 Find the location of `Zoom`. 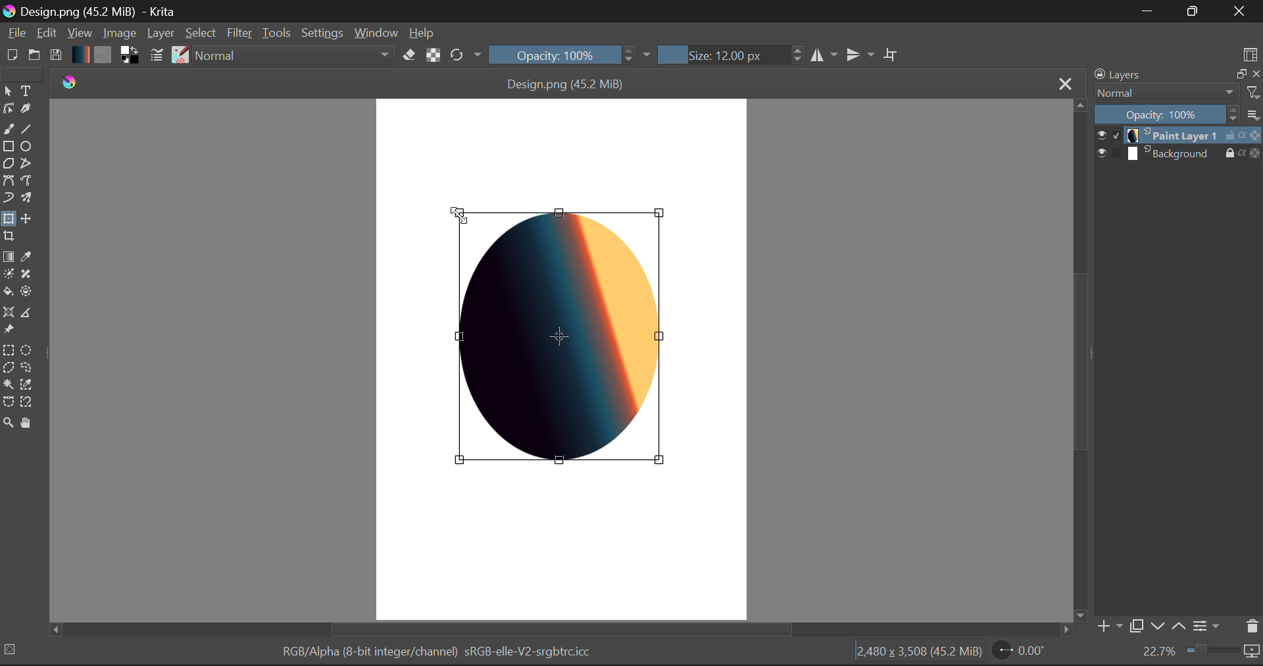

Zoom is located at coordinates (1201, 653).